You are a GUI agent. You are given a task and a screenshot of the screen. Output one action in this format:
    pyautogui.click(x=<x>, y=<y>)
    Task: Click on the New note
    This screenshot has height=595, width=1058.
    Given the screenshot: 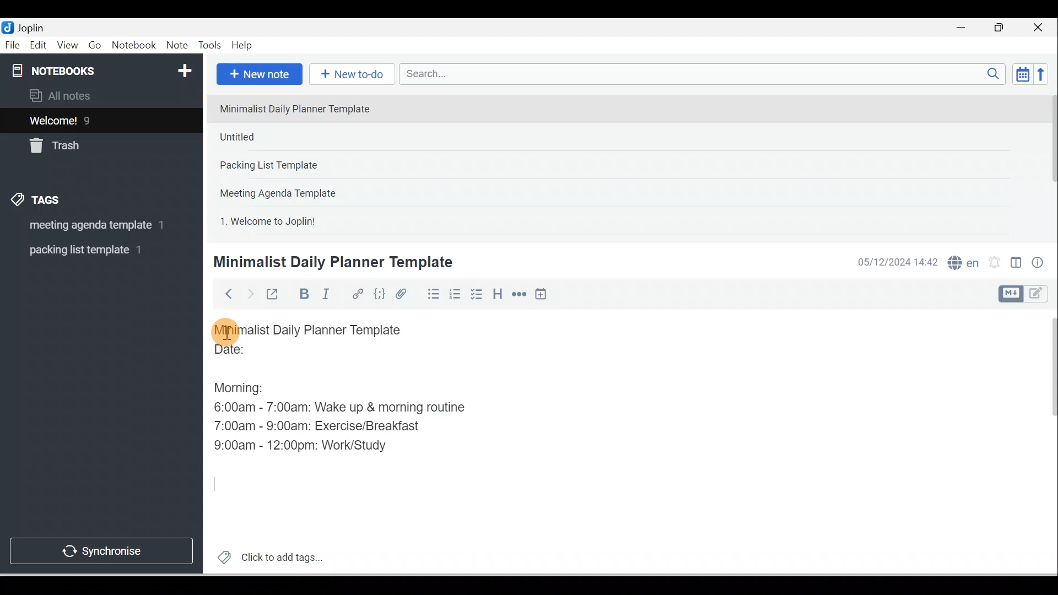 What is the action you would take?
    pyautogui.click(x=257, y=75)
    